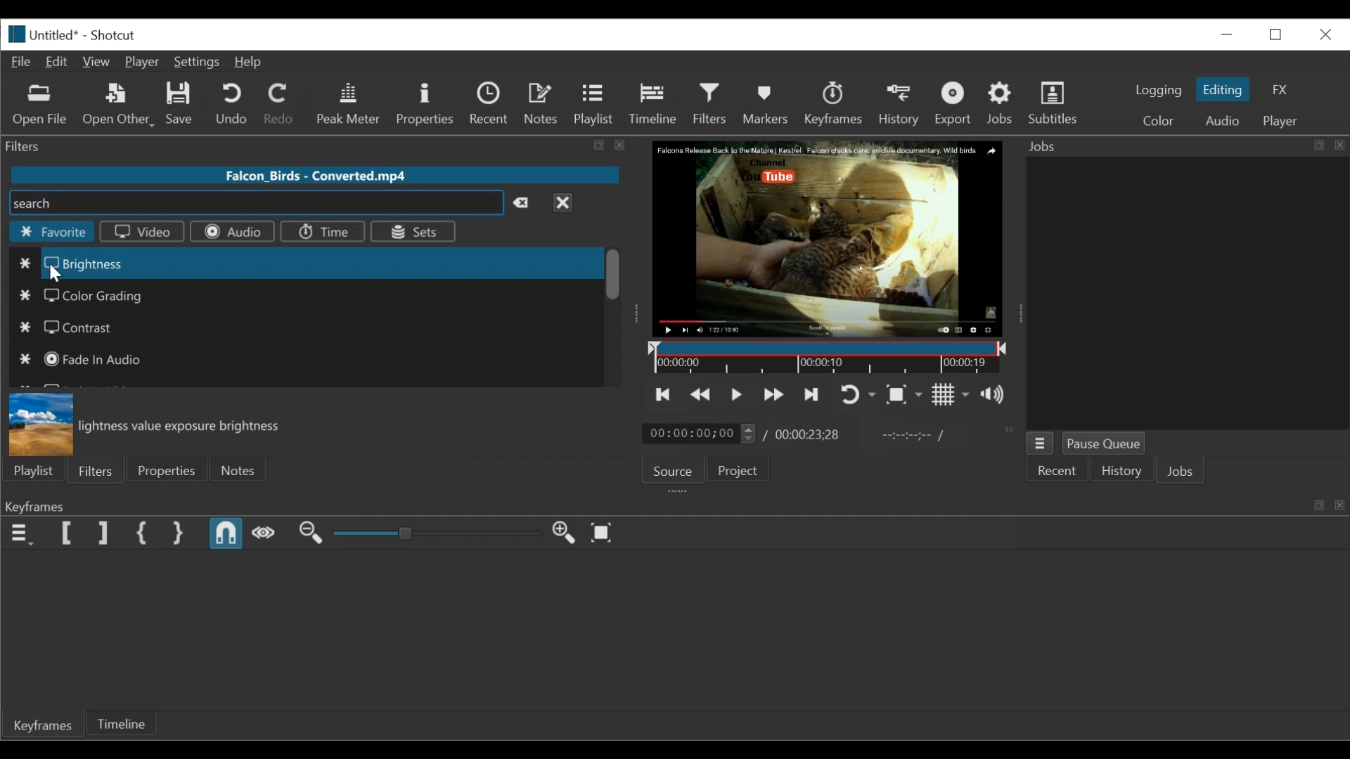 The width and height of the screenshot is (1350, 759). I want to click on Skip to the previous point, so click(664, 394).